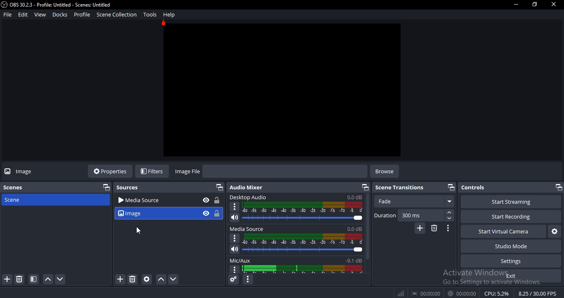 The width and height of the screenshot is (564, 298). What do you see at coordinates (116, 14) in the screenshot?
I see `scene collection` at bounding box center [116, 14].